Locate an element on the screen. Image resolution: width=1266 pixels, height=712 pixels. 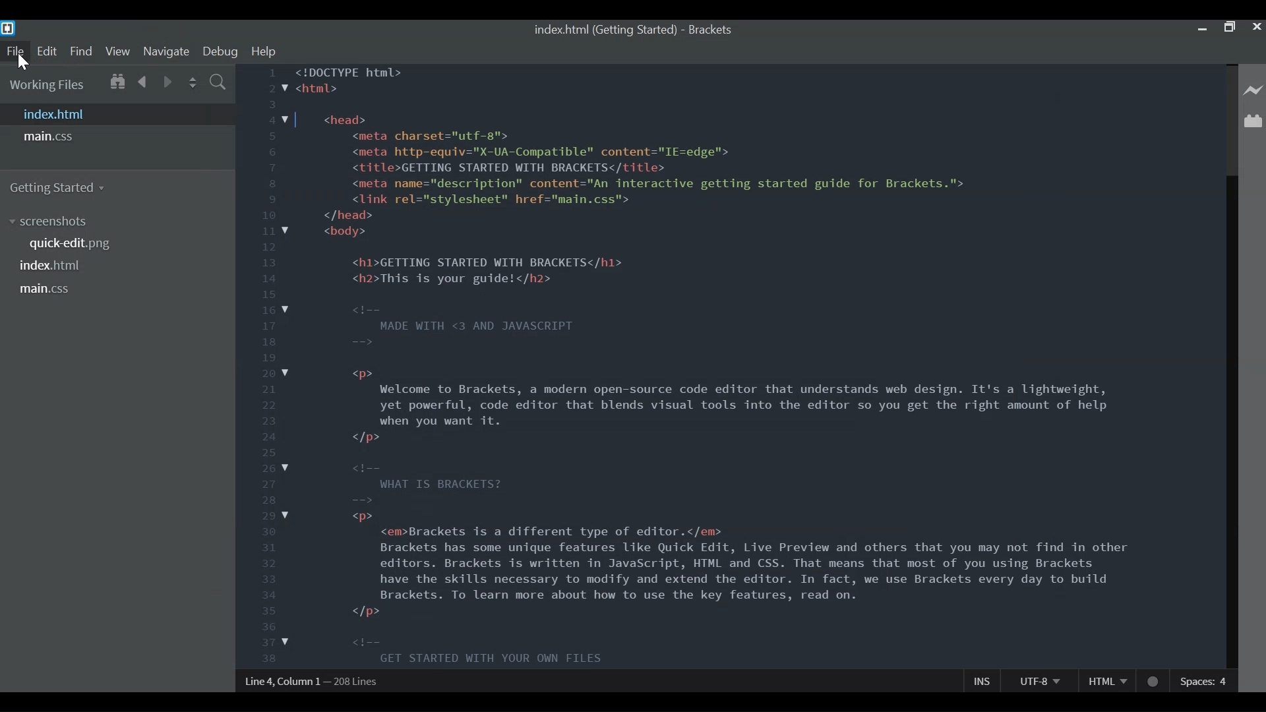
Debug is located at coordinates (220, 51).